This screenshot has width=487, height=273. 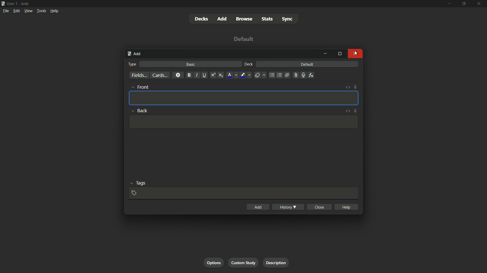 I want to click on custom study, so click(x=244, y=262).